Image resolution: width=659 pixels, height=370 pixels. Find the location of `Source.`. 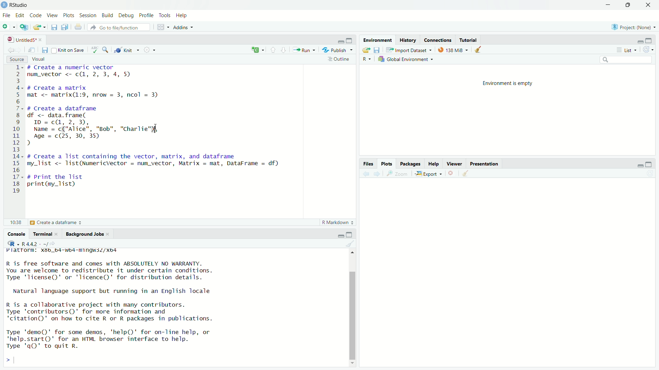

Source. is located at coordinates (13, 59).